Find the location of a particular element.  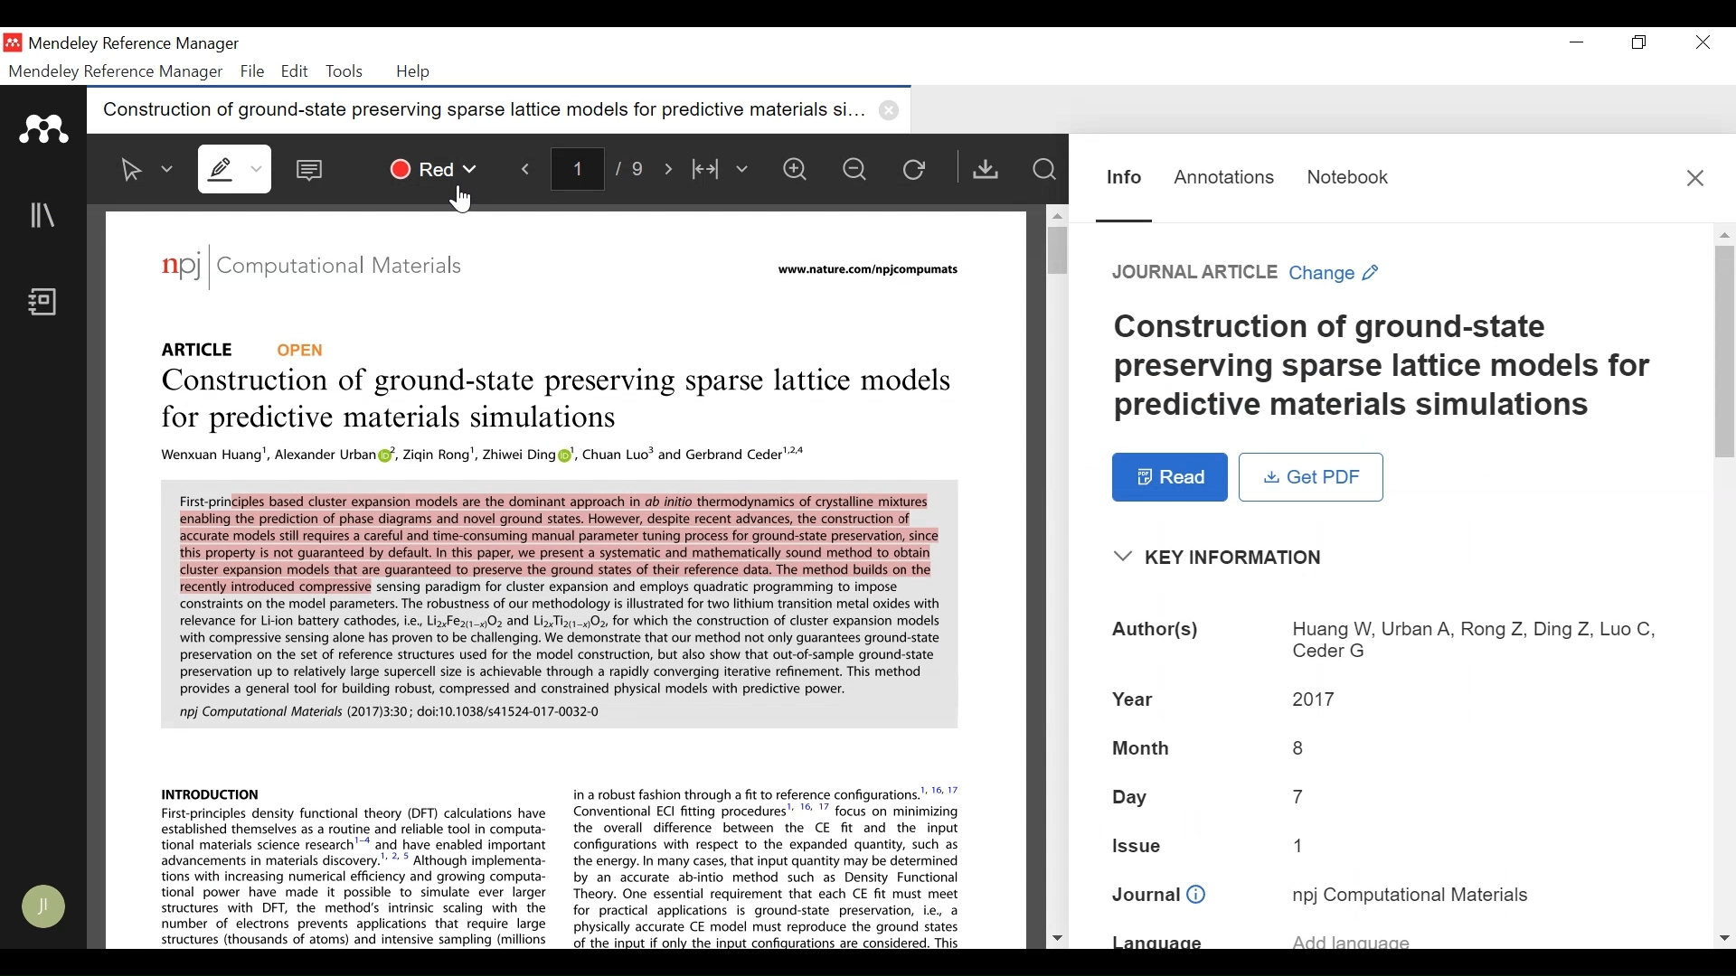

Edit is located at coordinates (296, 72).